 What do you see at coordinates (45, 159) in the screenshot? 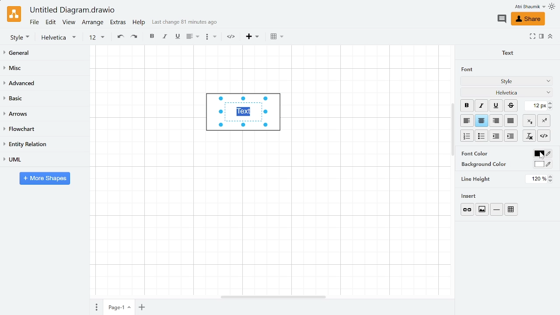
I see `UML` at bounding box center [45, 159].